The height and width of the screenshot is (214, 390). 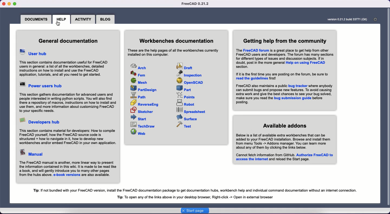 What do you see at coordinates (140, 81) in the screenshot?
I see `Mesh` at bounding box center [140, 81].